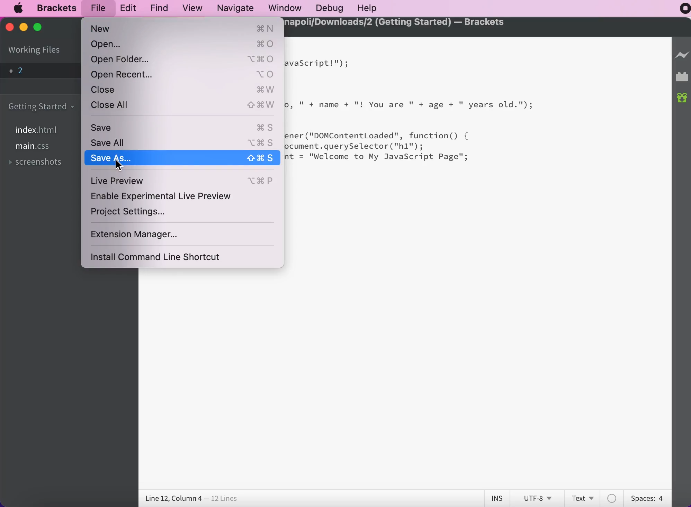 This screenshot has width=691, height=507. What do you see at coordinates (20, 8) in the screenshot?
I see `mac logo` at bounding box center [20, 8].